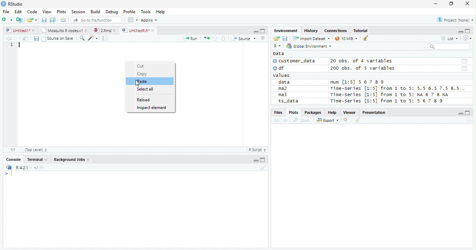 Image resolution: width=476 pixels, height=250 pixels. Describe the element at coordinates (263, 160) in the screenshot. I see `Maximize` at that location.